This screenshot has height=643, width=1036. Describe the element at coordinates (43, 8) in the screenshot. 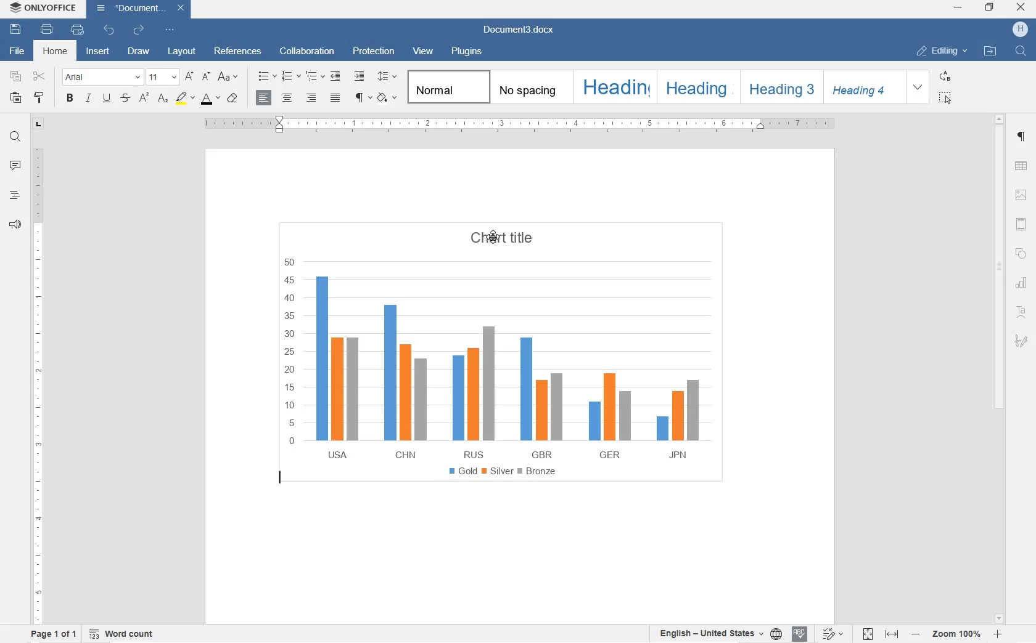

I see `ONLYOFFICE` at that location.